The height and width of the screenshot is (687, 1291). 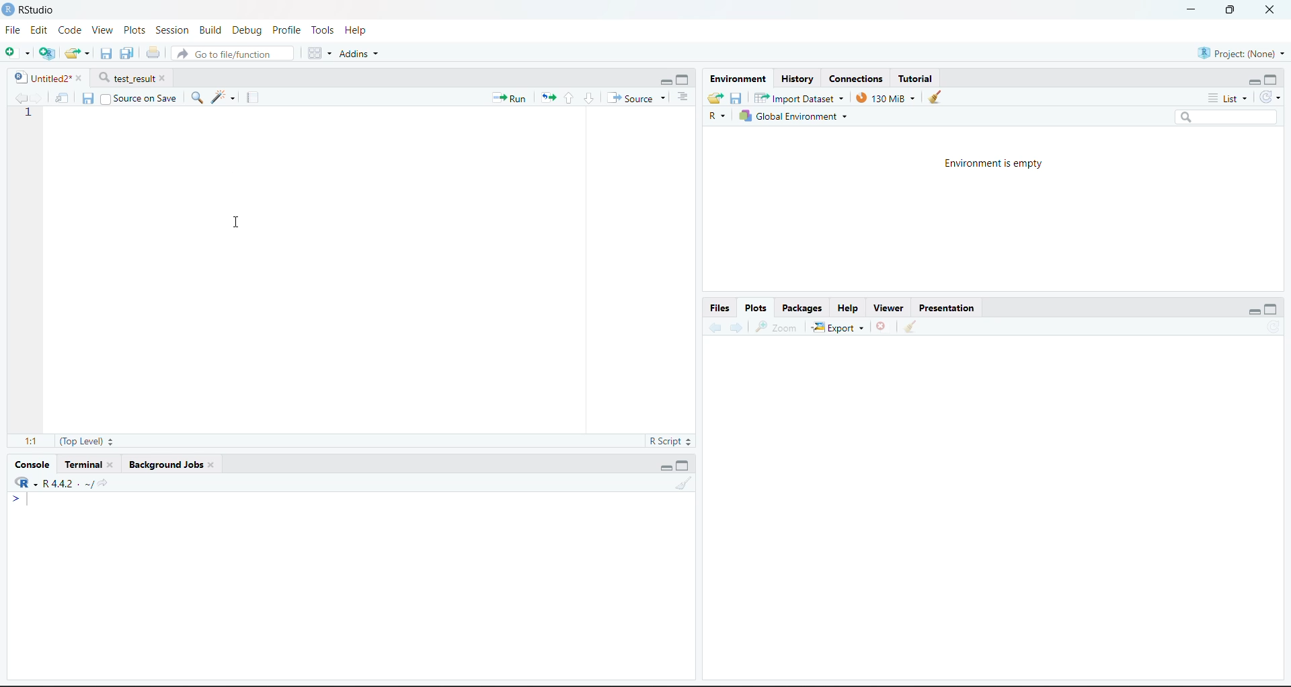 I want to click on Refresh the list of objects in the environment, so click(x=1269, y=97).